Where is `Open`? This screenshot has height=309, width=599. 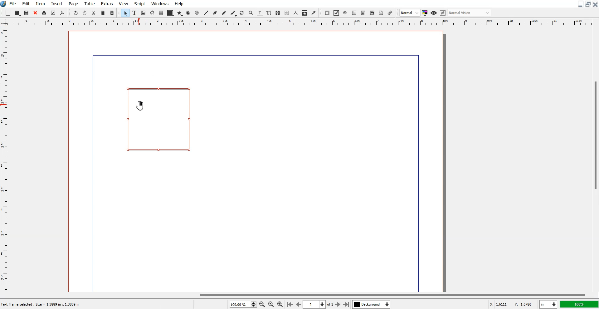 Open is located at coordinates (18, 13).